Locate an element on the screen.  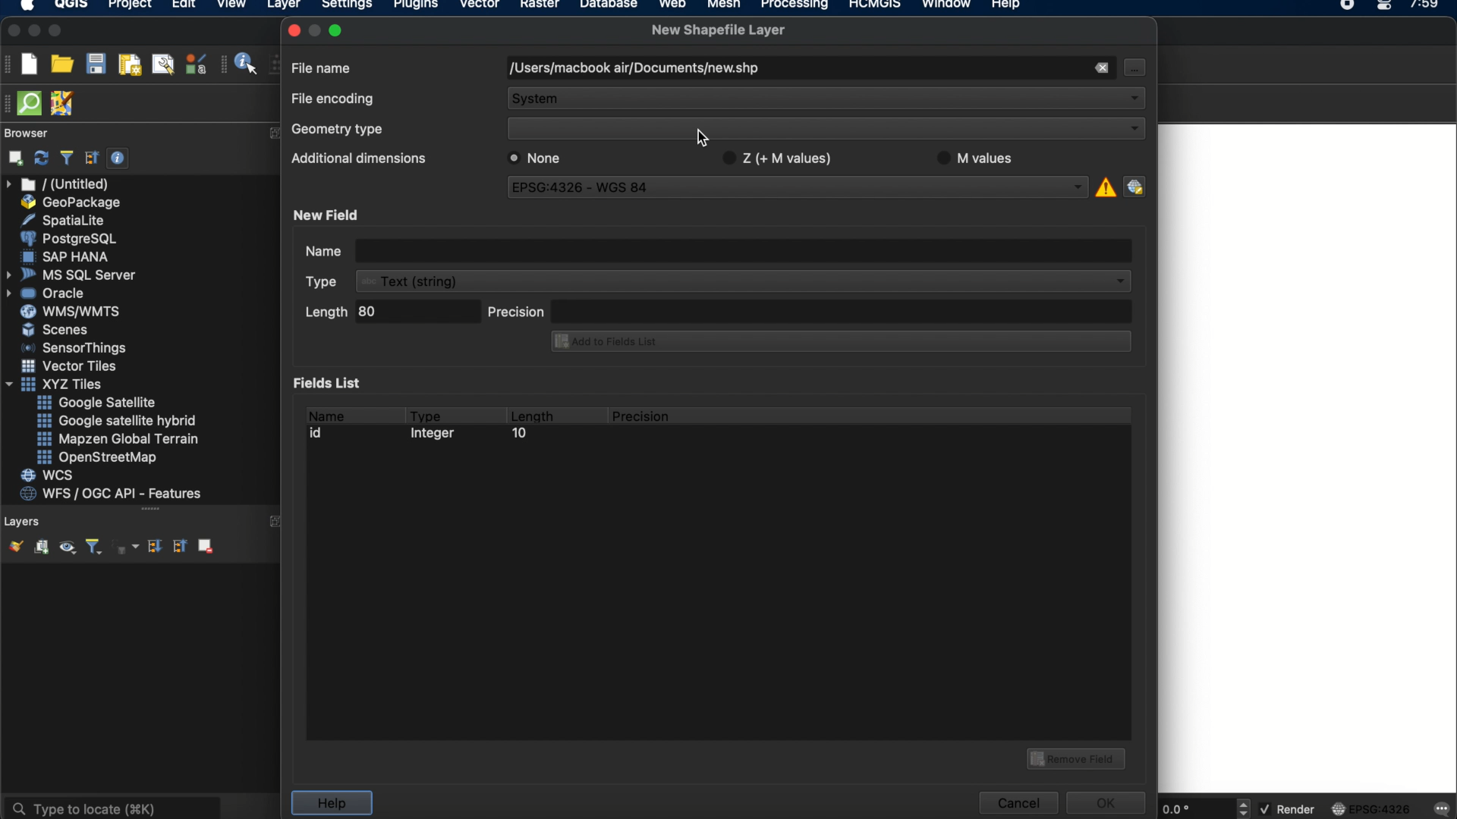
plugins is located at coordinates (416, 7).